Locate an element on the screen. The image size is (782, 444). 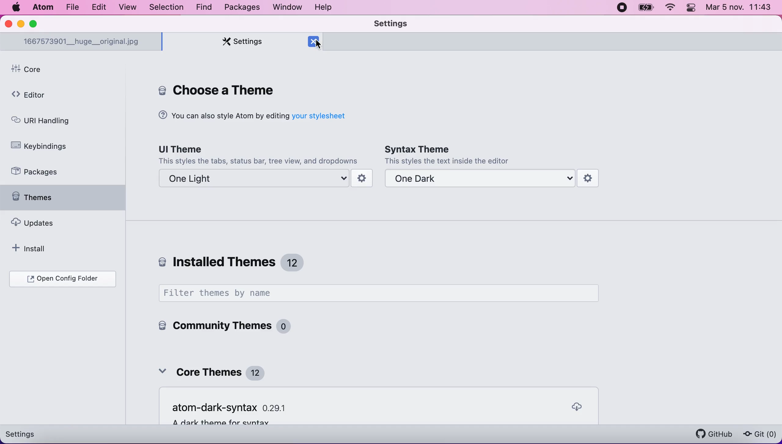
one light is located at coordinates (262, 178).